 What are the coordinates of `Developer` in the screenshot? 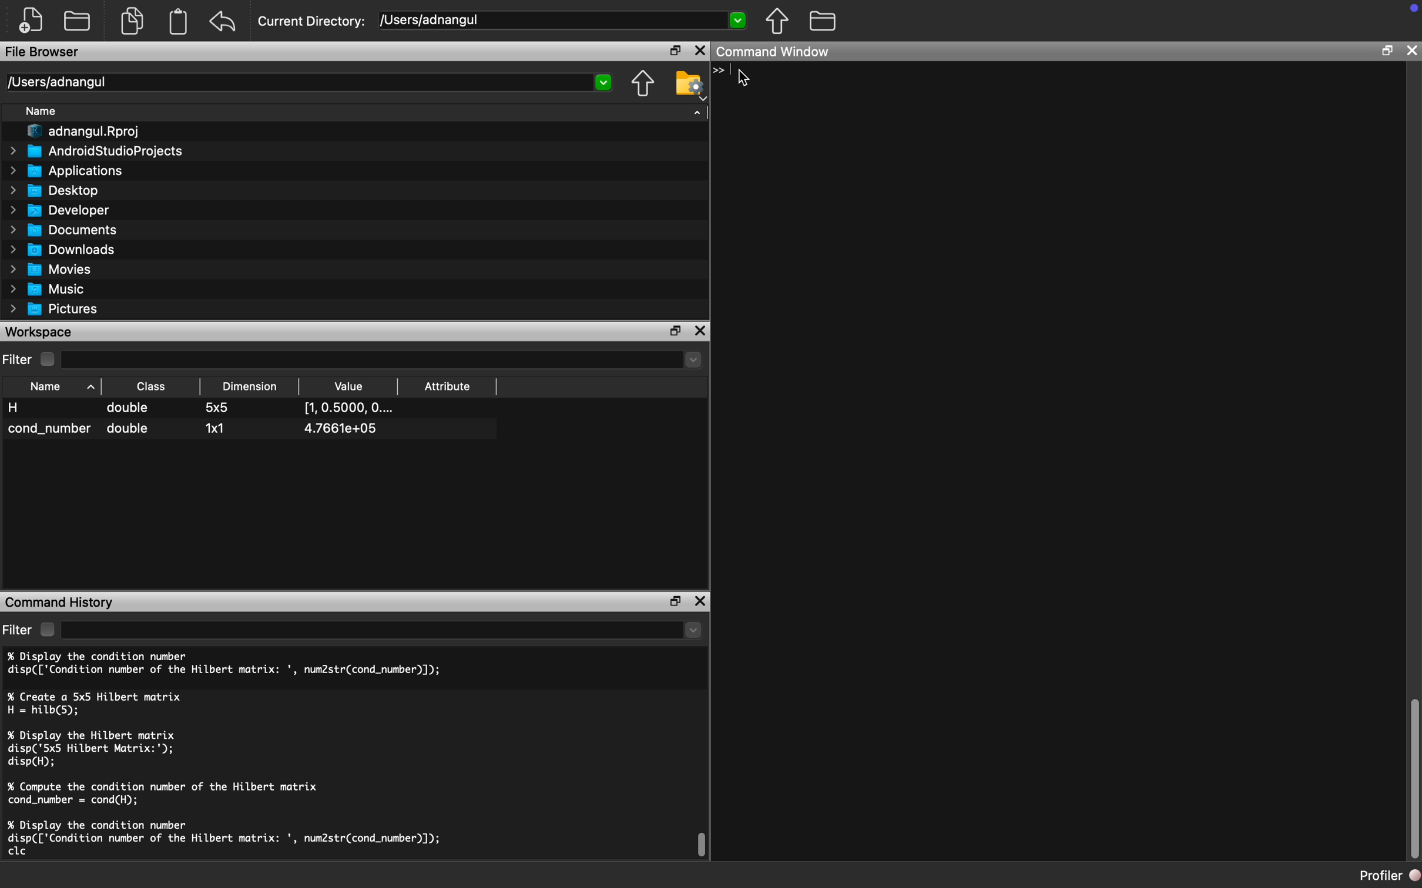 It's located at (58, 210).